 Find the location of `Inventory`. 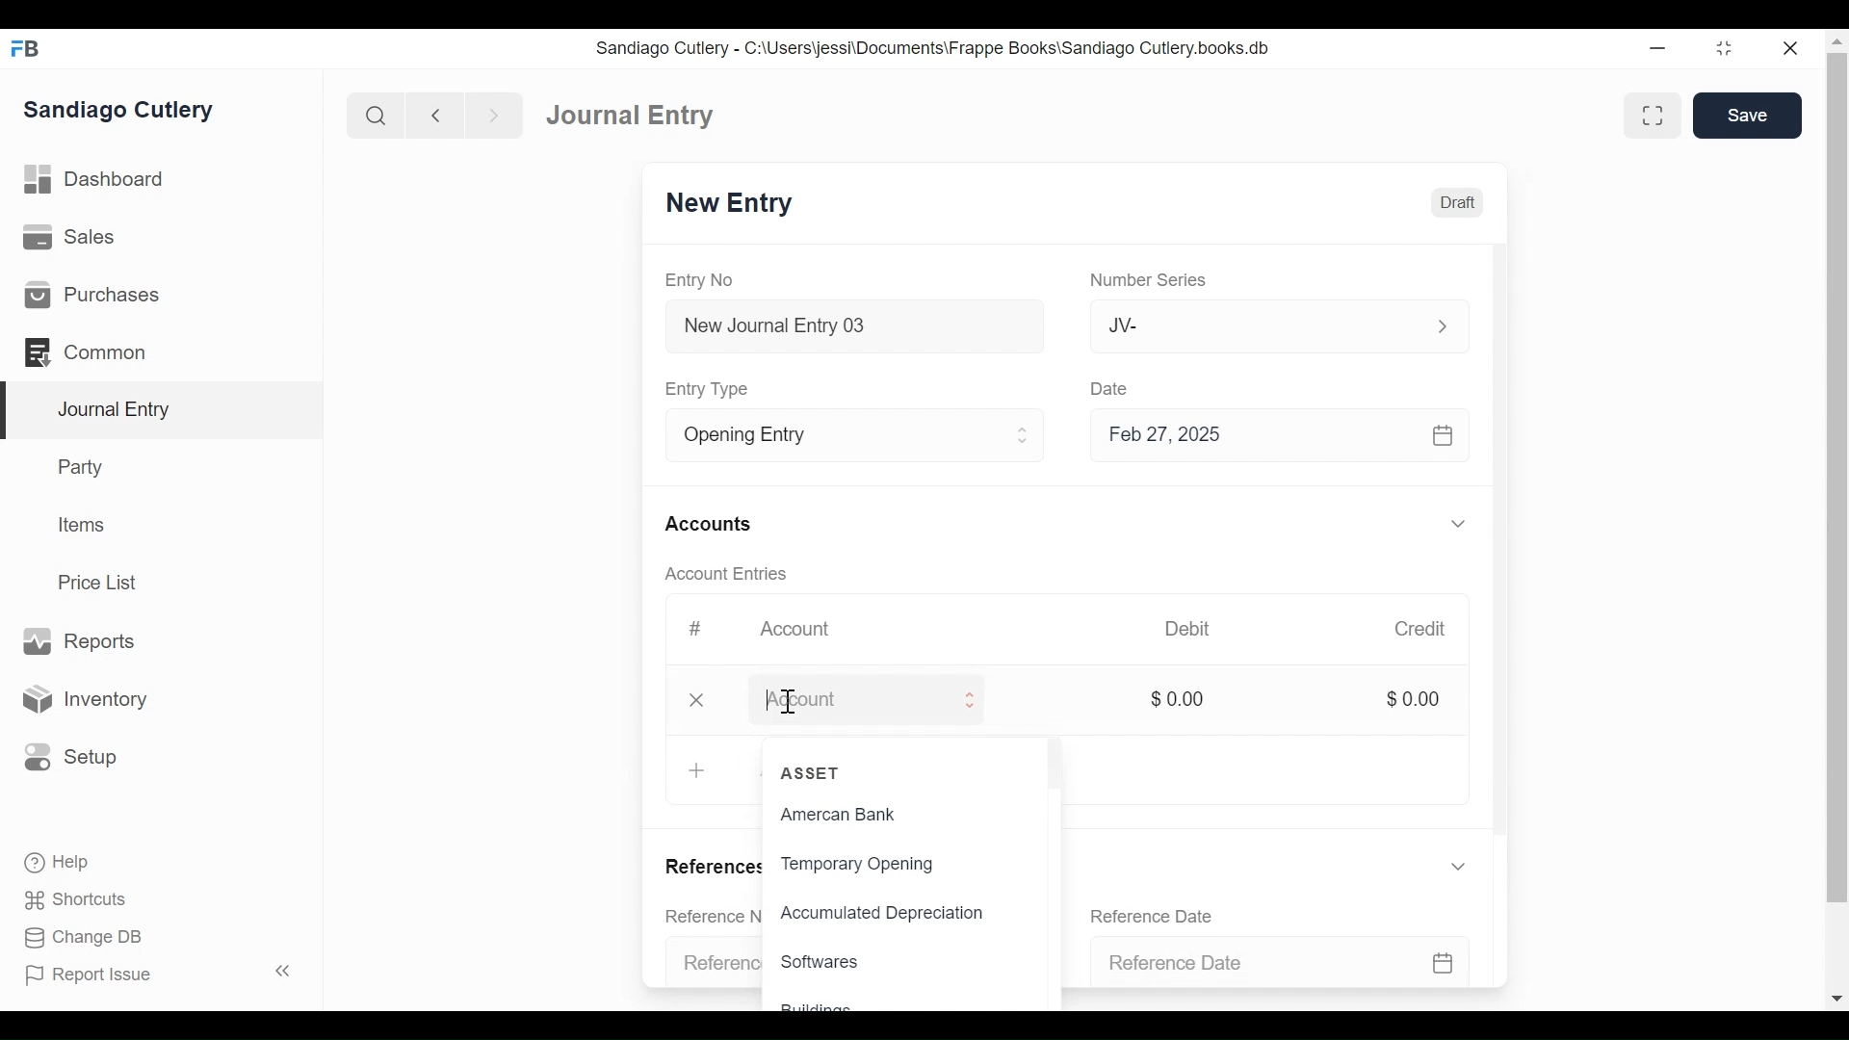

Inventory is located at coordinates (83, 698).